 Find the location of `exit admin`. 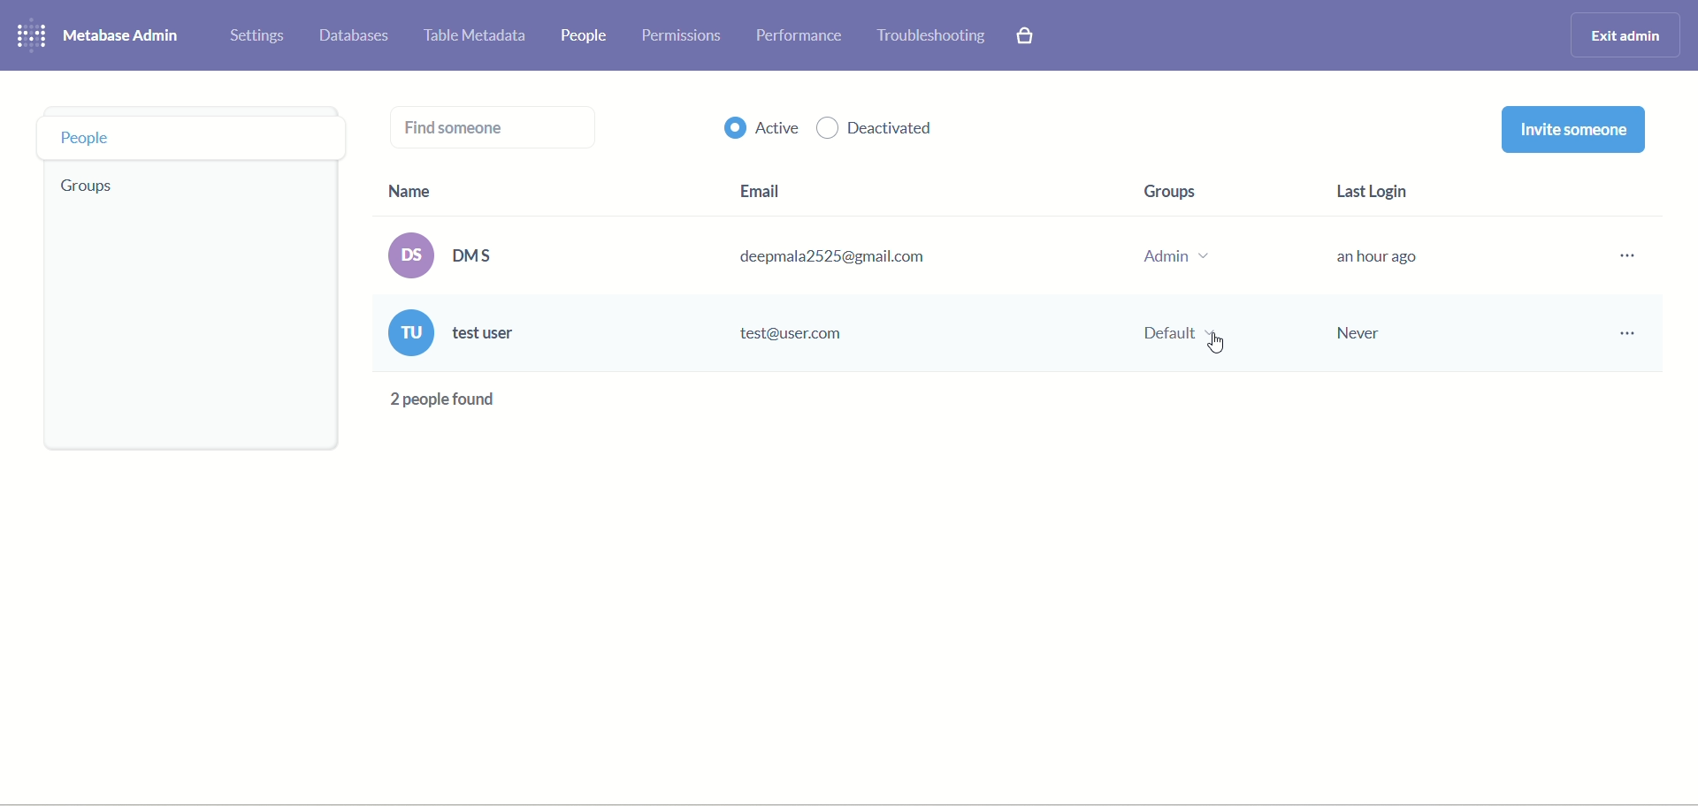

exit admin is located at coordinates (1627, 33).